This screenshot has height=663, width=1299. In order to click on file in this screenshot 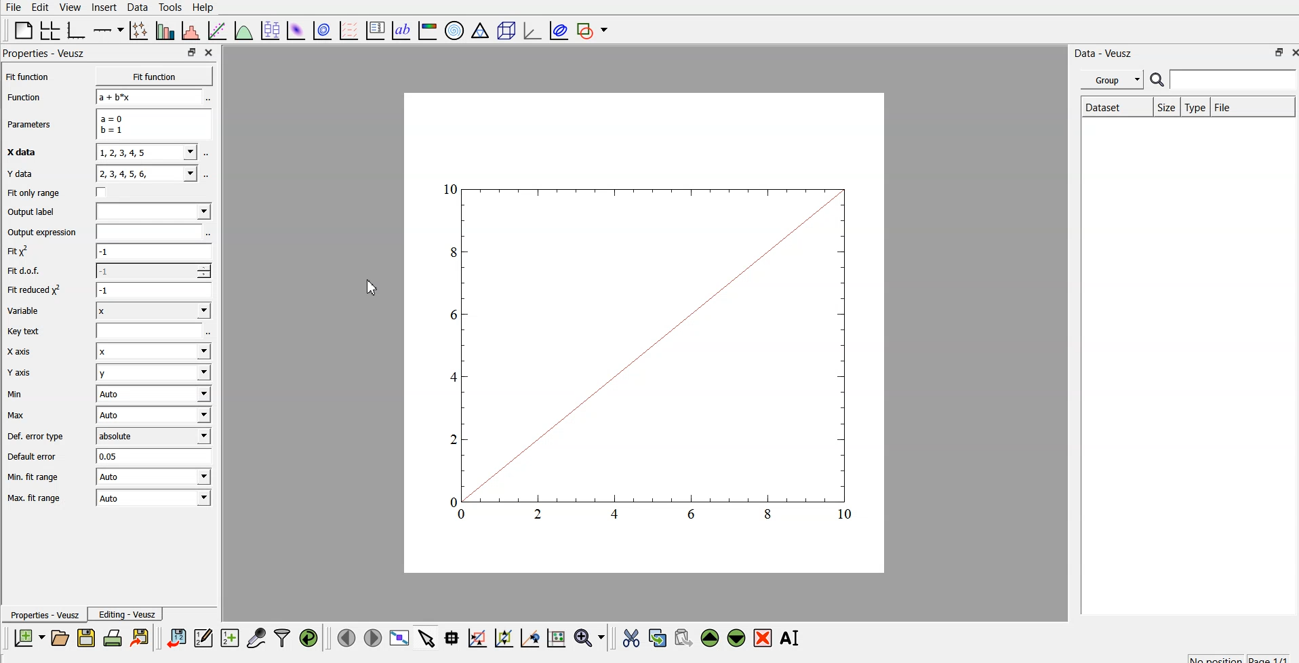, I will do `click(1250, 106)`.